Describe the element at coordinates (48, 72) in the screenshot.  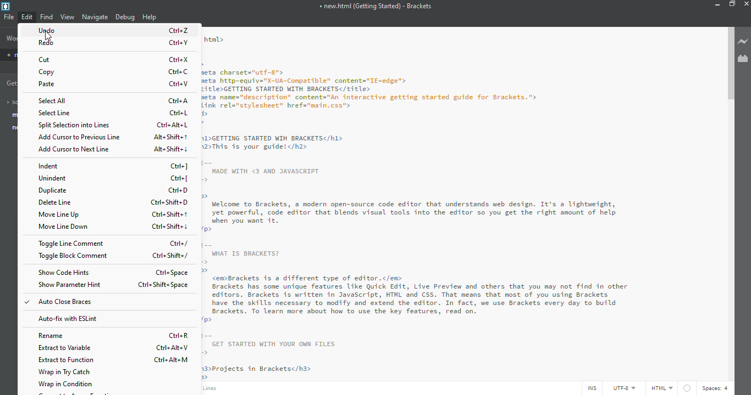
I see `copy` at that location.